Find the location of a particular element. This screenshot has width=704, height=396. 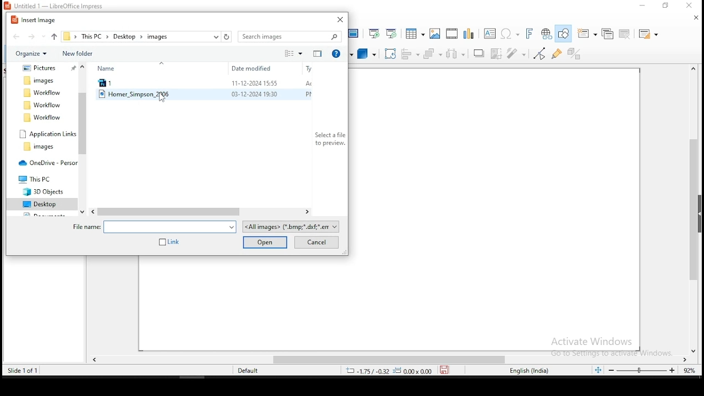

toggle point edit mode is located at coordinates (540, 52).